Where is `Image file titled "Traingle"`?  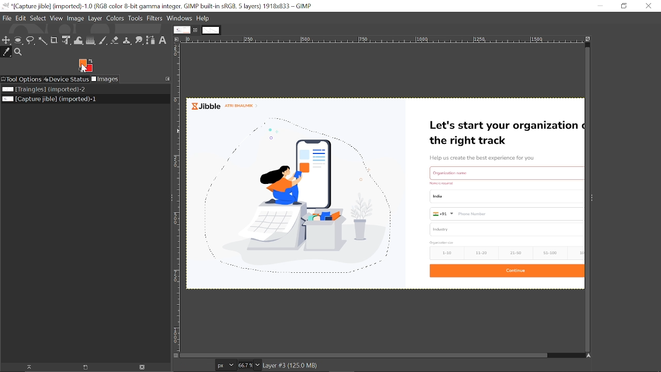
Image file titled "Traingle" is located at coordinates (82, 89).